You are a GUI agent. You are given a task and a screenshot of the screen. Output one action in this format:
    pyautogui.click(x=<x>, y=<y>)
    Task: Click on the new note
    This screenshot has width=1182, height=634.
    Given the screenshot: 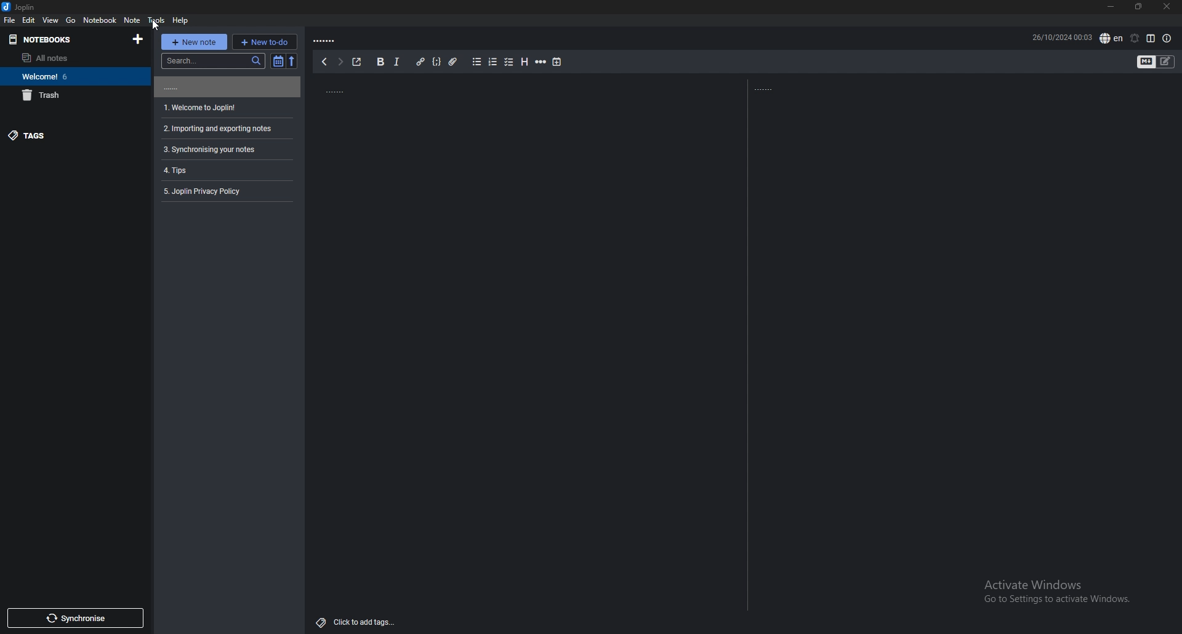 What is the action you would take?
    pyautogui.click(x=194, y=41)
    